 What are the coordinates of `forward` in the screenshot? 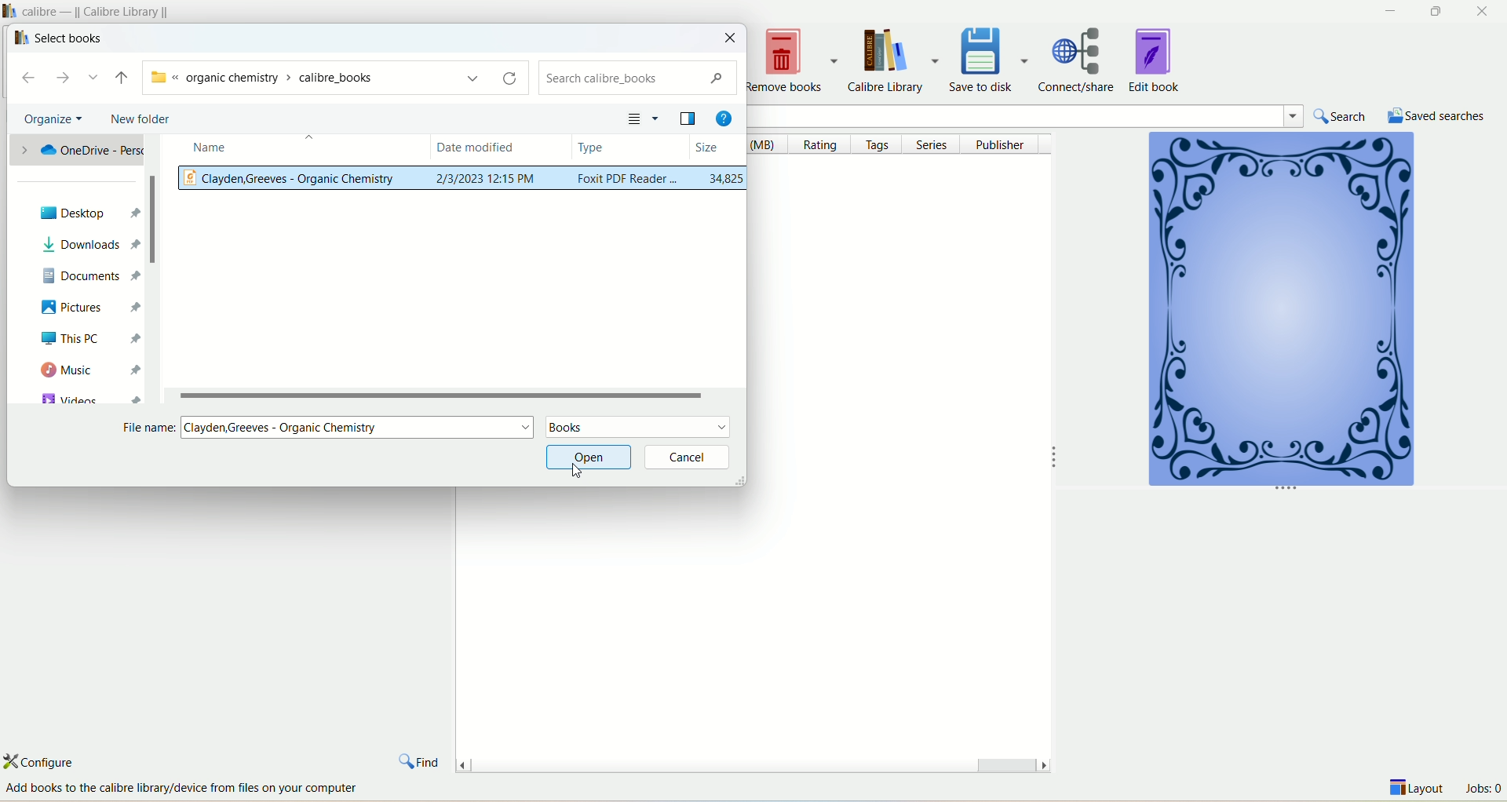 It's located at (69, 78).